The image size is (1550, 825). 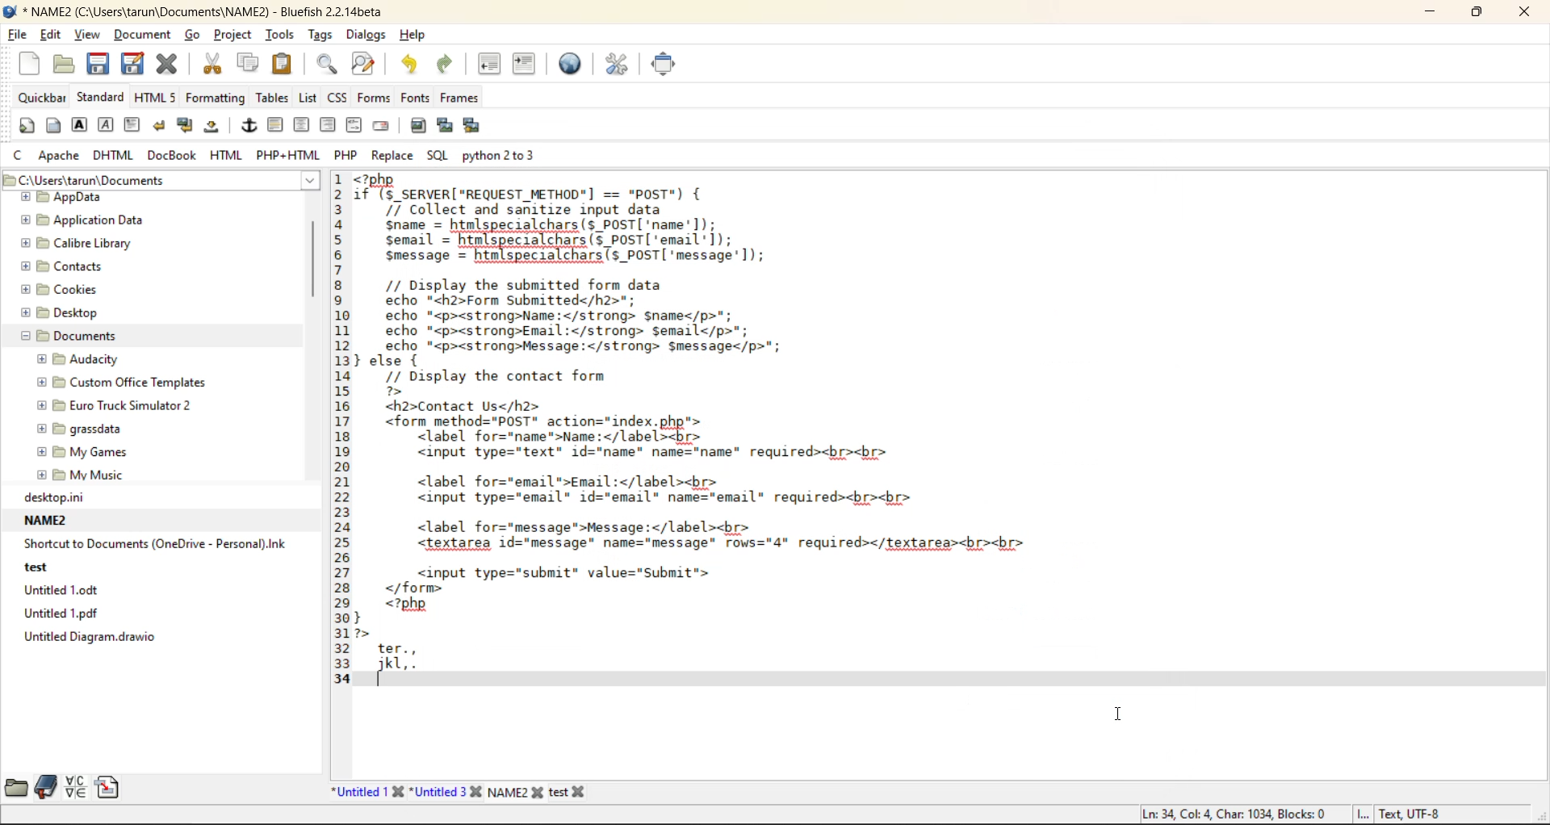 What do you see at coordinates (19, 154) in the screenshot?
I see `c` at bounding box center [19, 154].